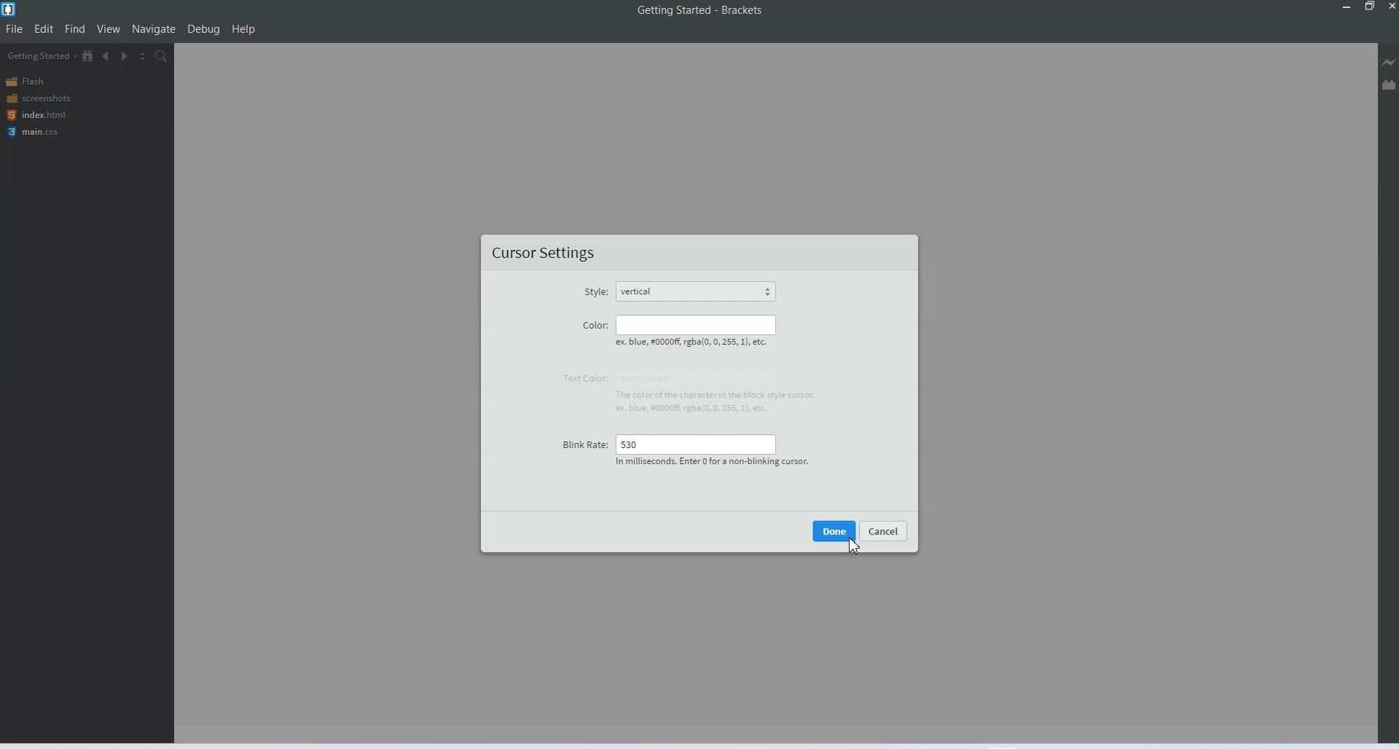 The width and height of the screenshot is (1399, 749). Describe the element at coordinates (695, 443) in the screenshot. I see `530` at that location.